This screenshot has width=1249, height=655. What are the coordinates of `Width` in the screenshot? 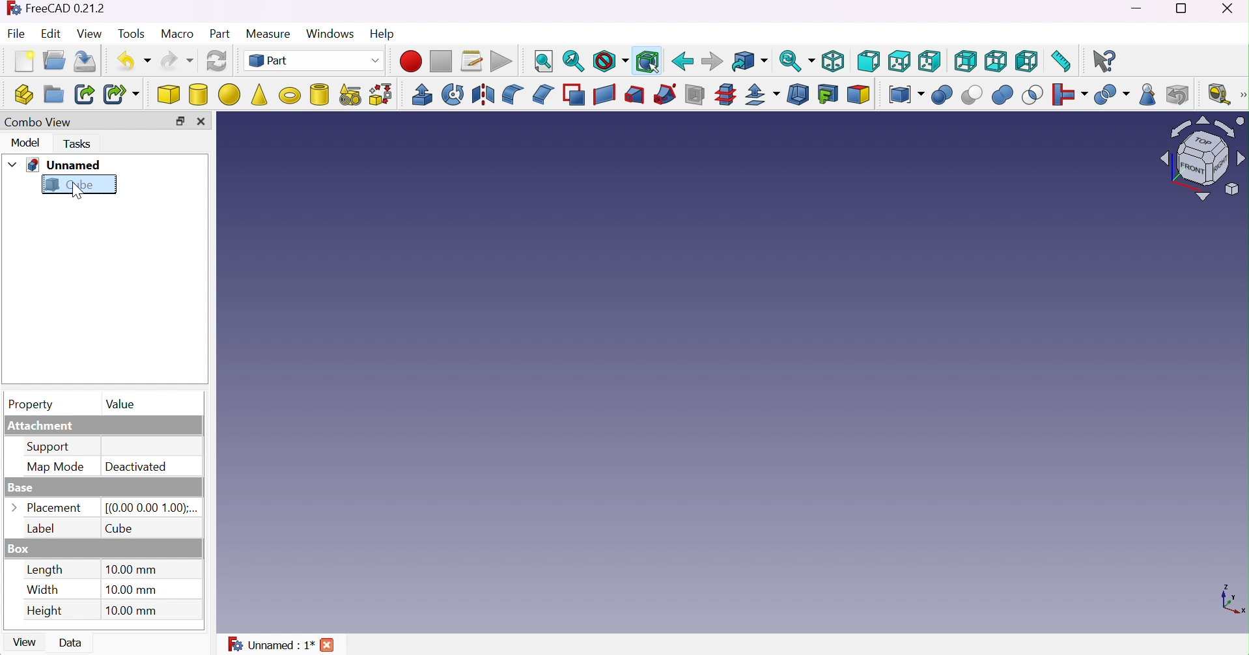 It's located at (45, 590).